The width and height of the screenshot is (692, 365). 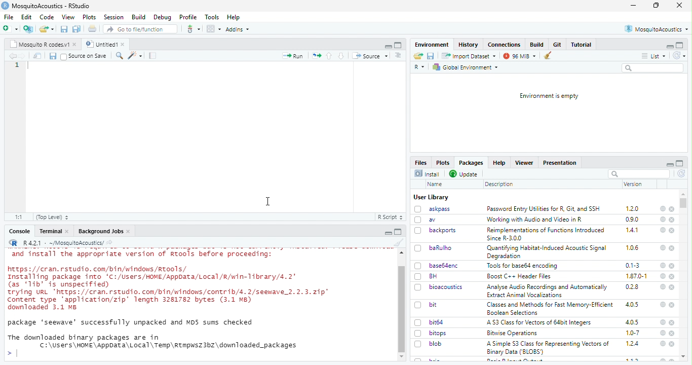 I want to click on R42.1 - ~/MosquitoAcoustics/, so click(x=62, y=243).